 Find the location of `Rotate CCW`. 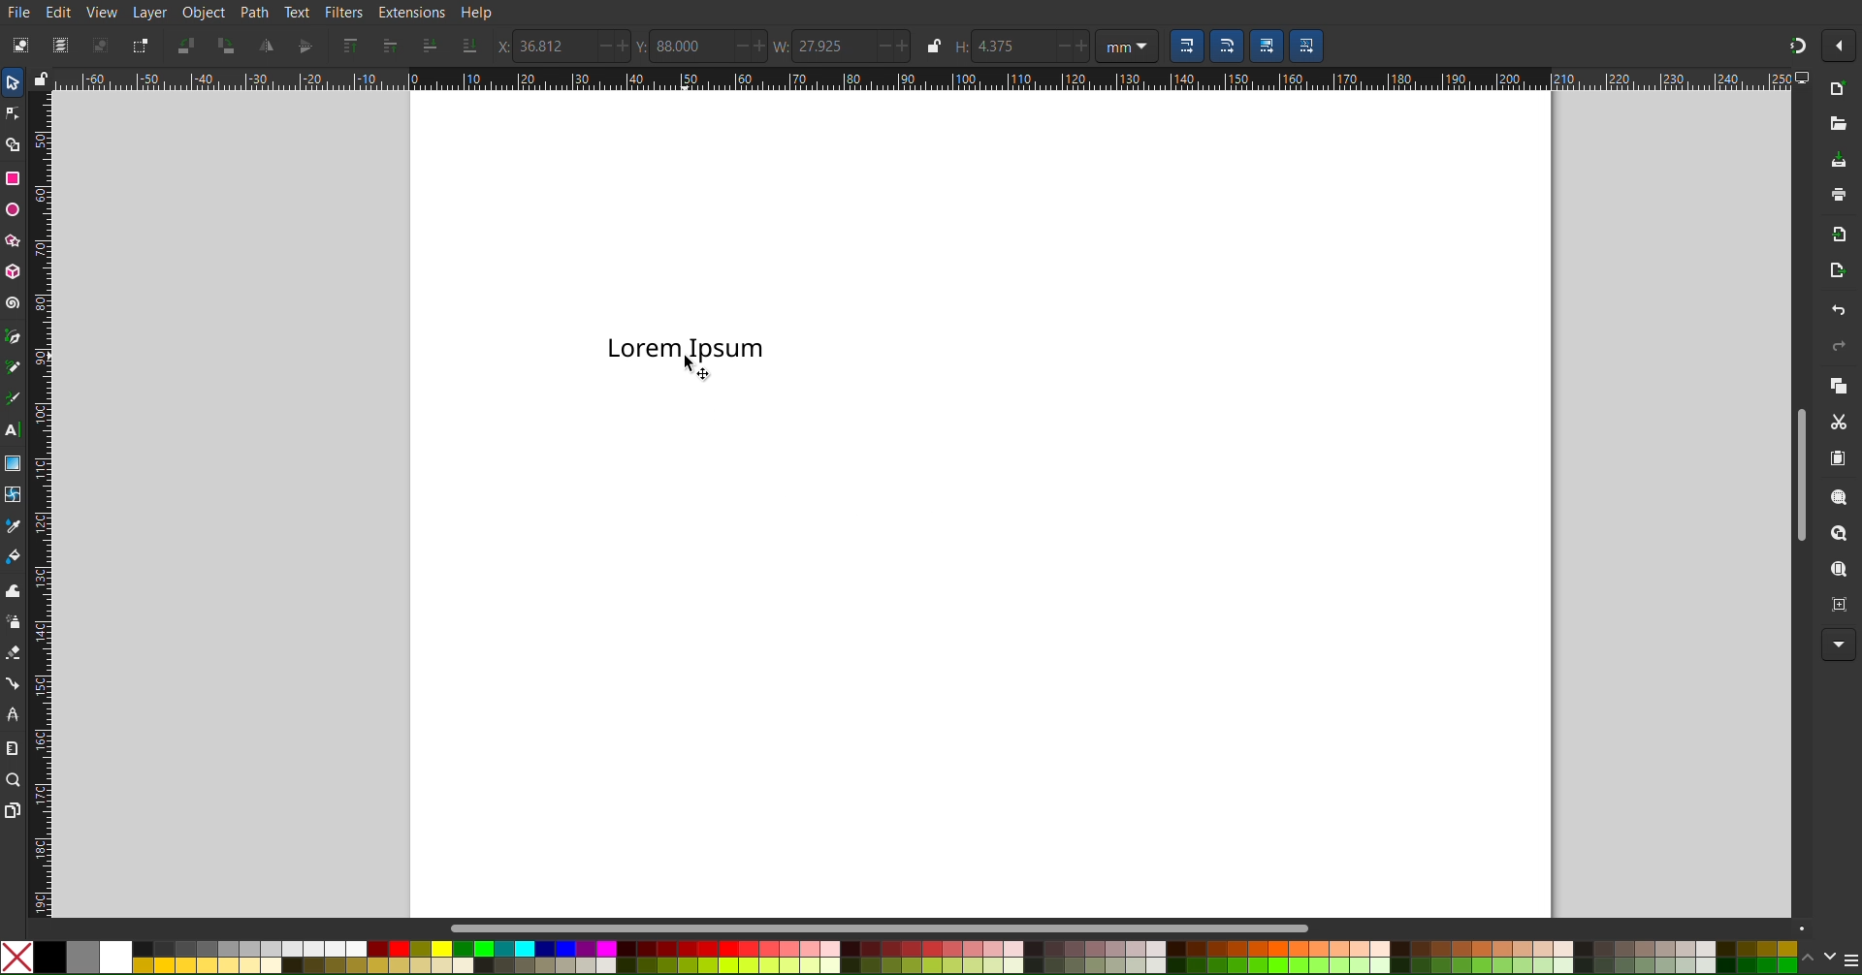

Rotate CCW is located at coordinates (188, 45).